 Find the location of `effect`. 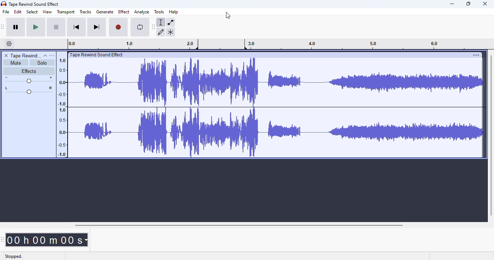

effect is located at coordinates (124, 12).